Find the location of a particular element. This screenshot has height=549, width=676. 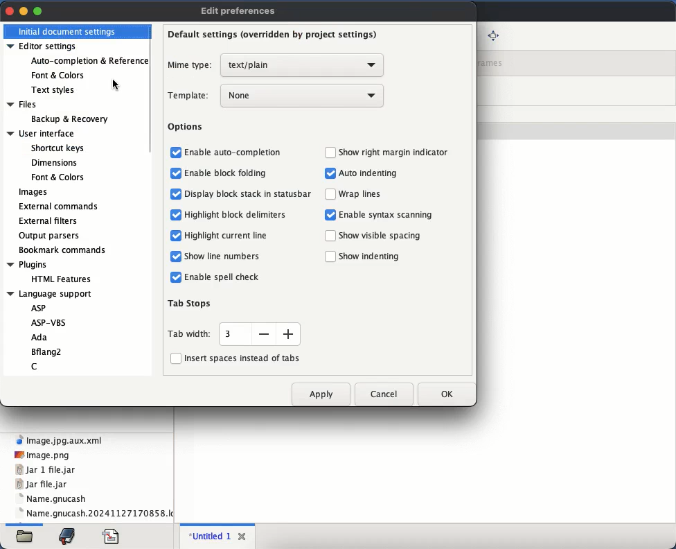

Language support is located at coordinates (50, 293).